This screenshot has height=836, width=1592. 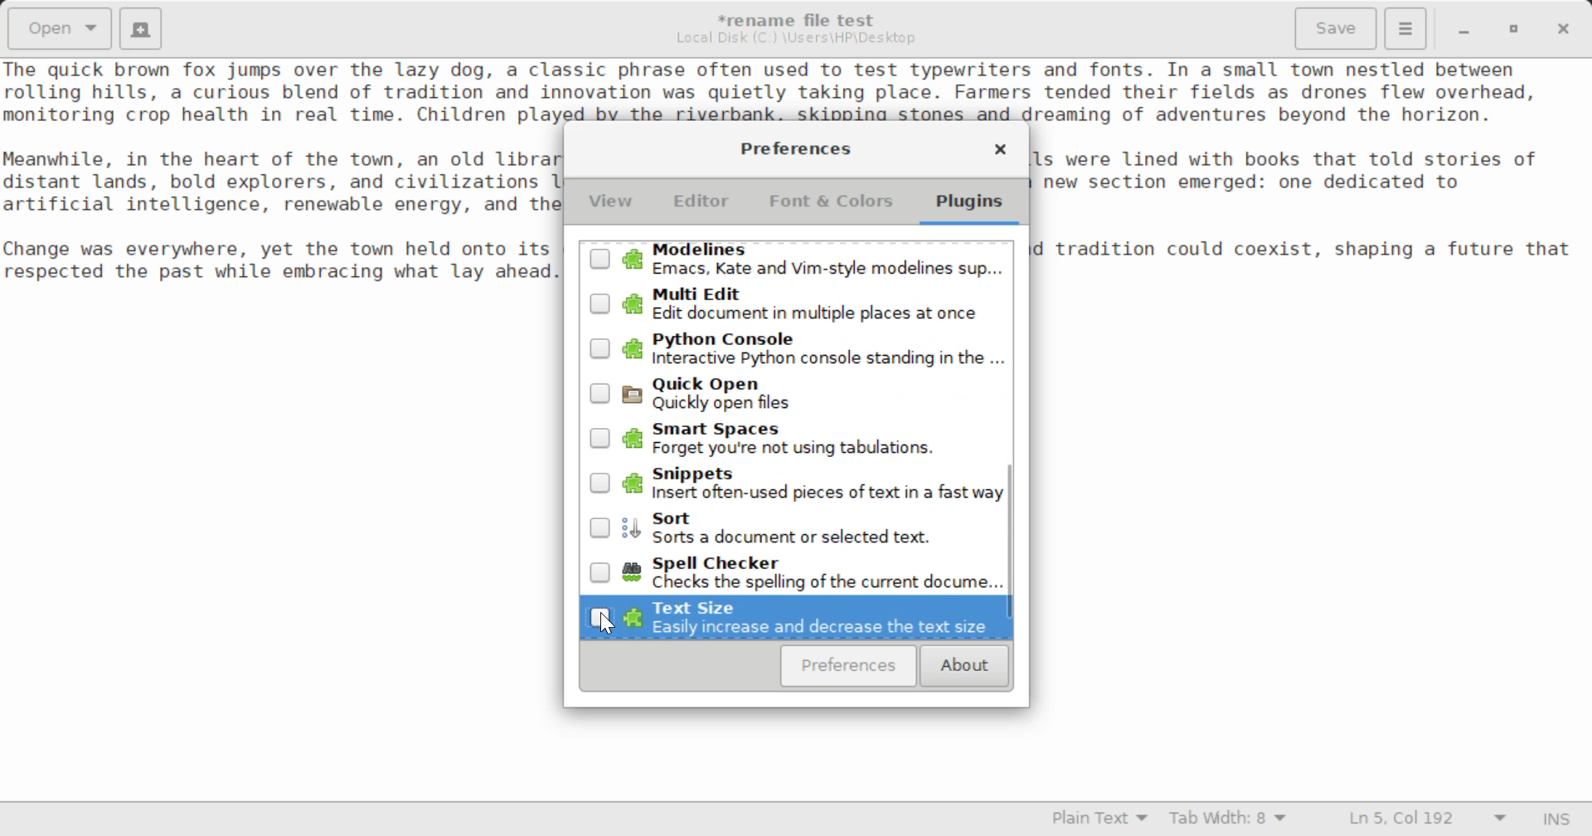 What do you see at coordinates (831, 207) in the screenshot?
I see `Font & Colors Tab` at bounding box center [831, 207].